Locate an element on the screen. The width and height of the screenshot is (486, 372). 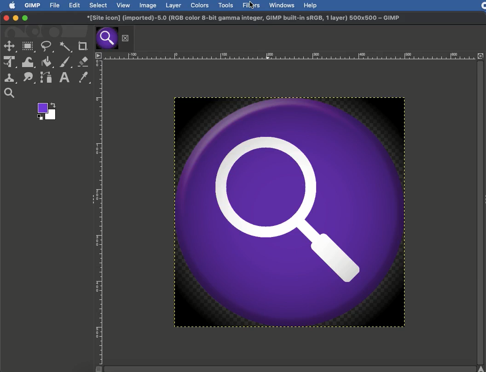
Fill color is located at coordinates (46, 62).